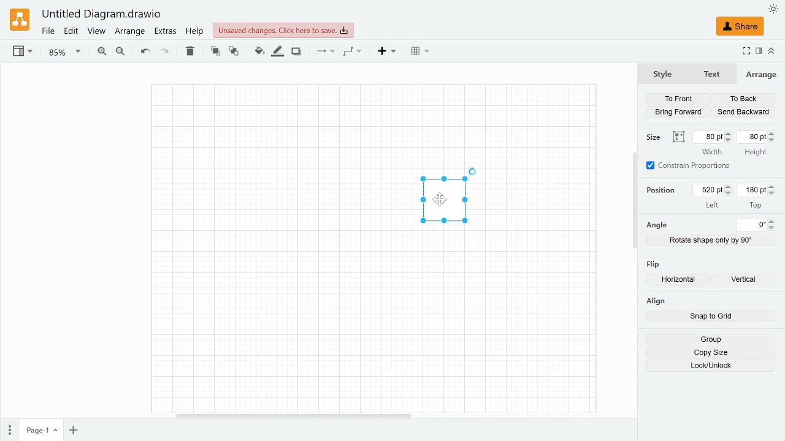 The image size is (785, 441). What do you see at coordinates (680, 111) in the screenshot?
I see `Bring forward` at bounding box center [680, 111].